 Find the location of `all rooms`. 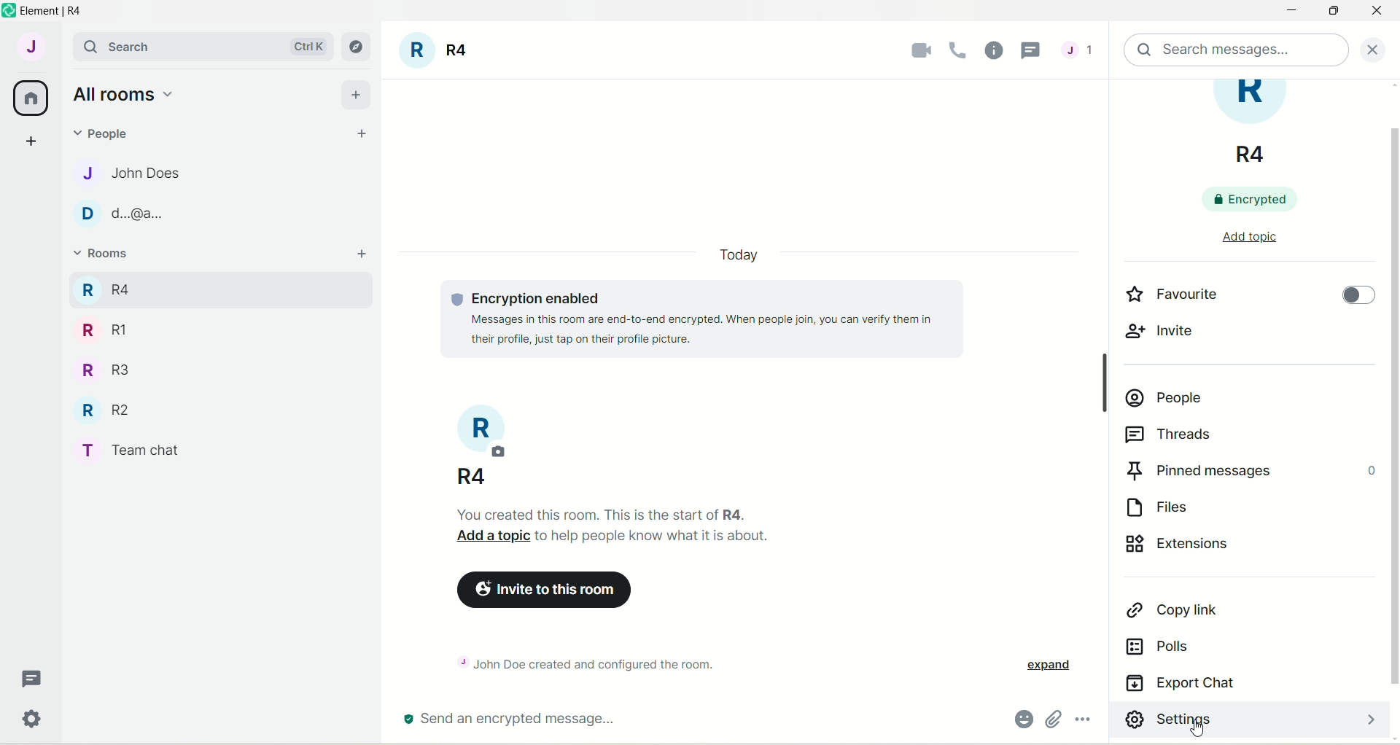

all rooms is located at coordinates (31, 98).